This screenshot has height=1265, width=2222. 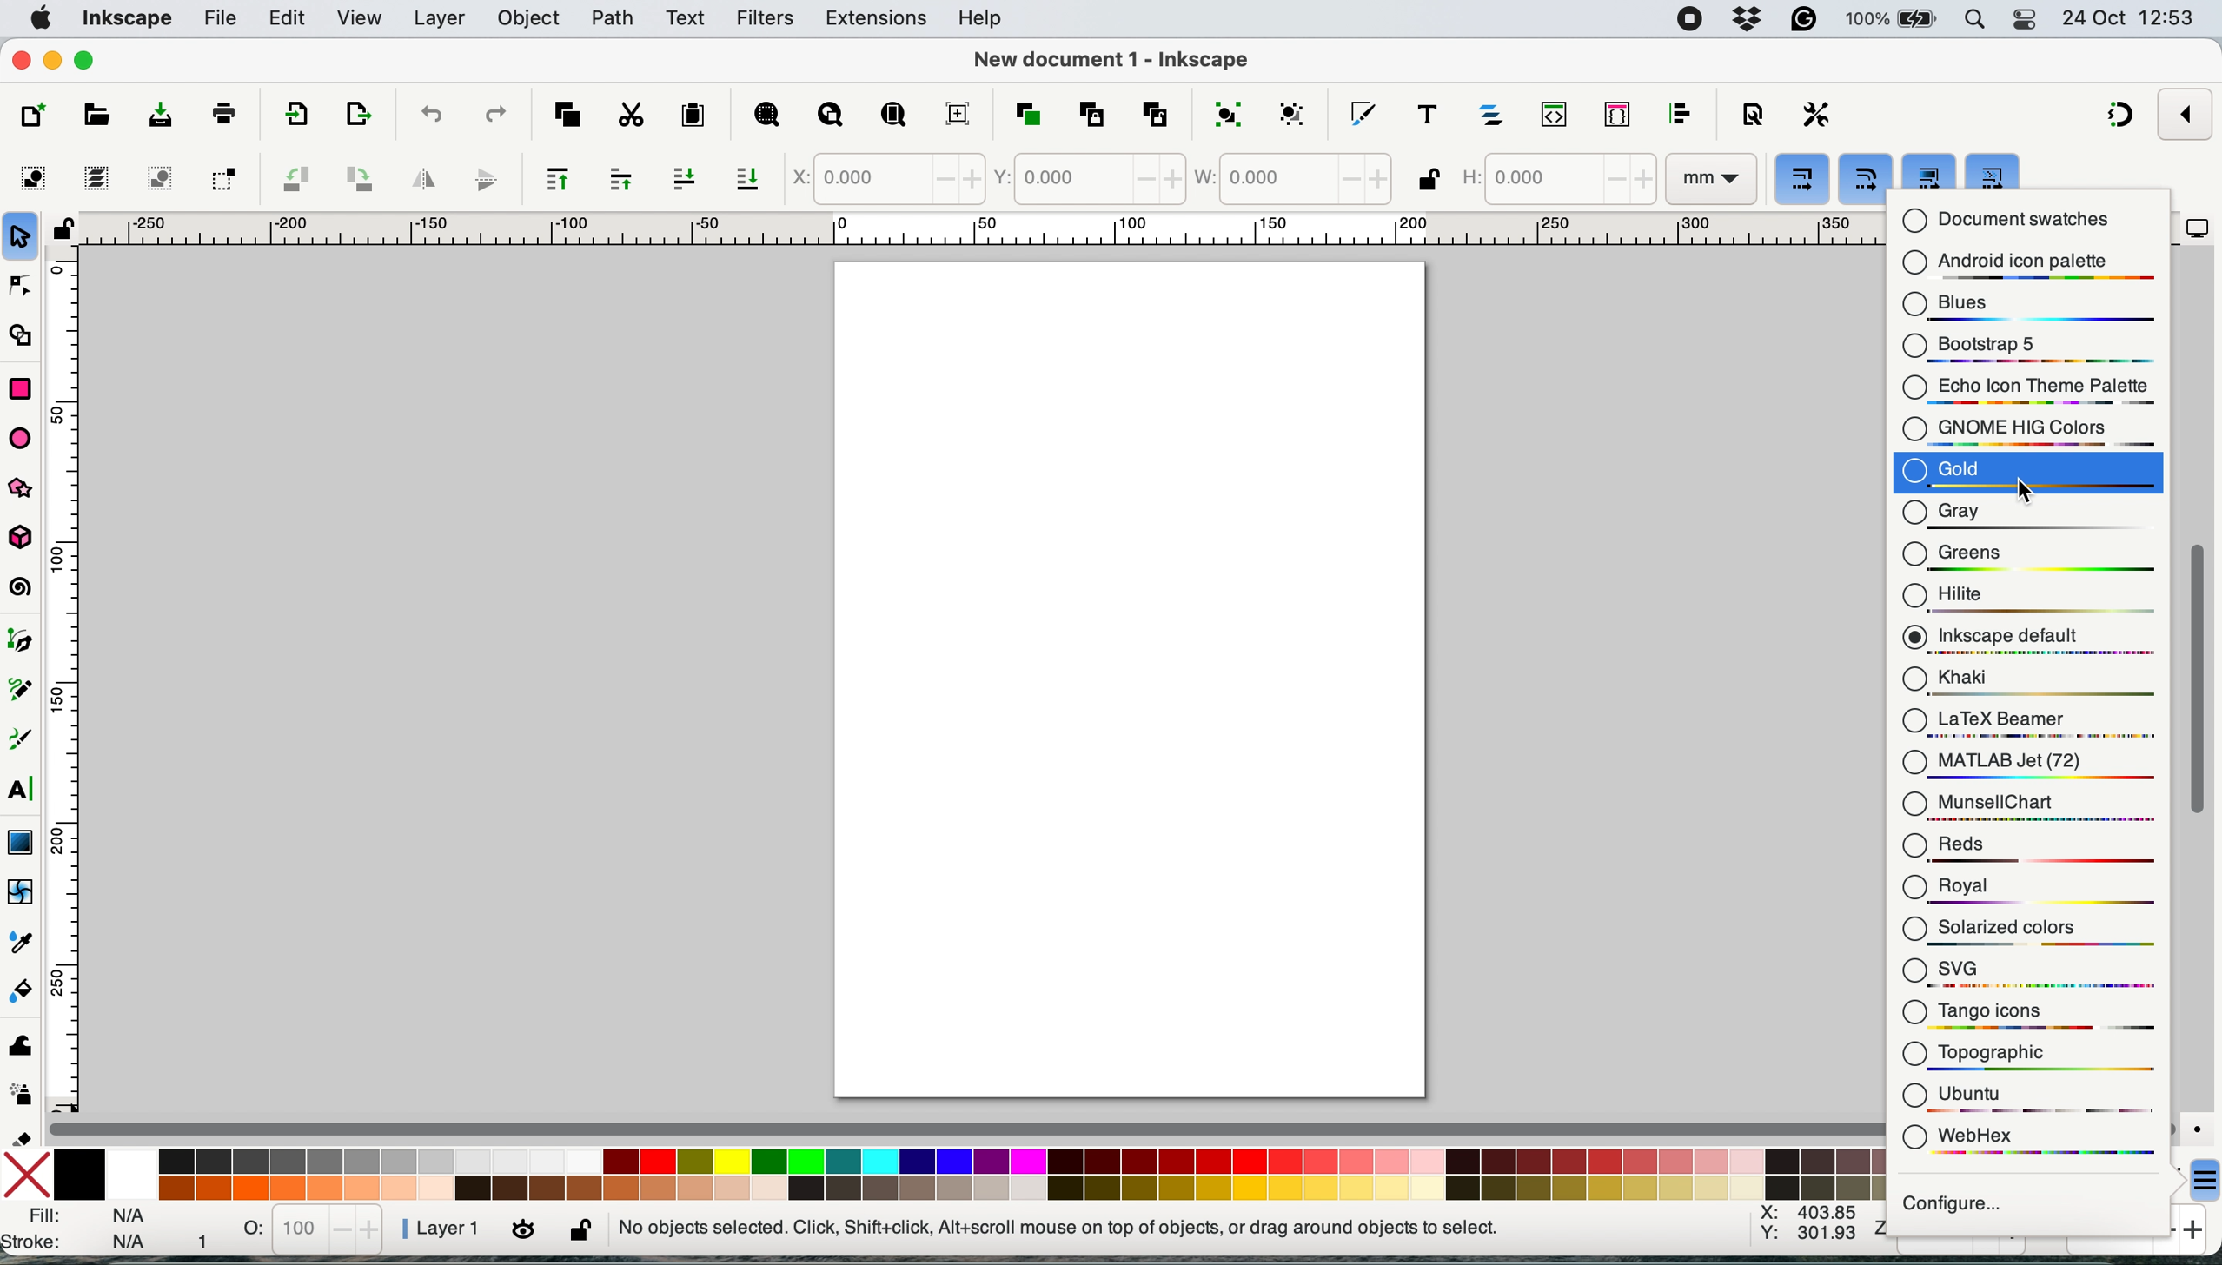 I want to click on pencil tool, so click(x=25, y=693).